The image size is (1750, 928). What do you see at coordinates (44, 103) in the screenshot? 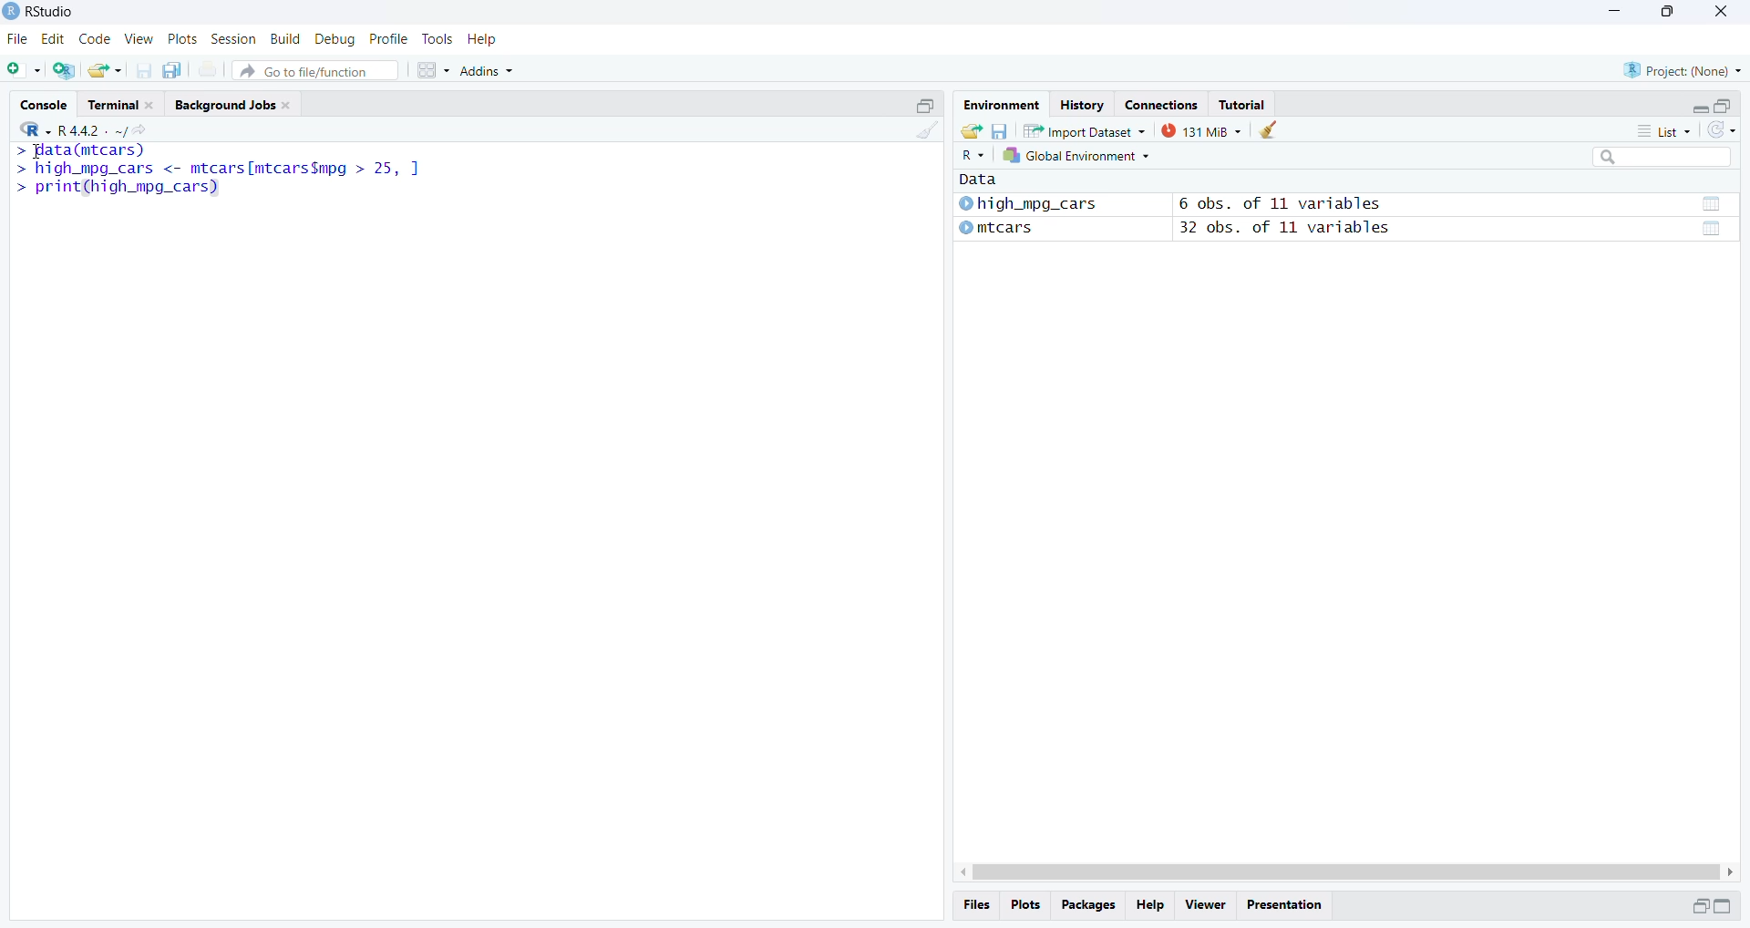
I see `Console` at bounding box center [44, 103].